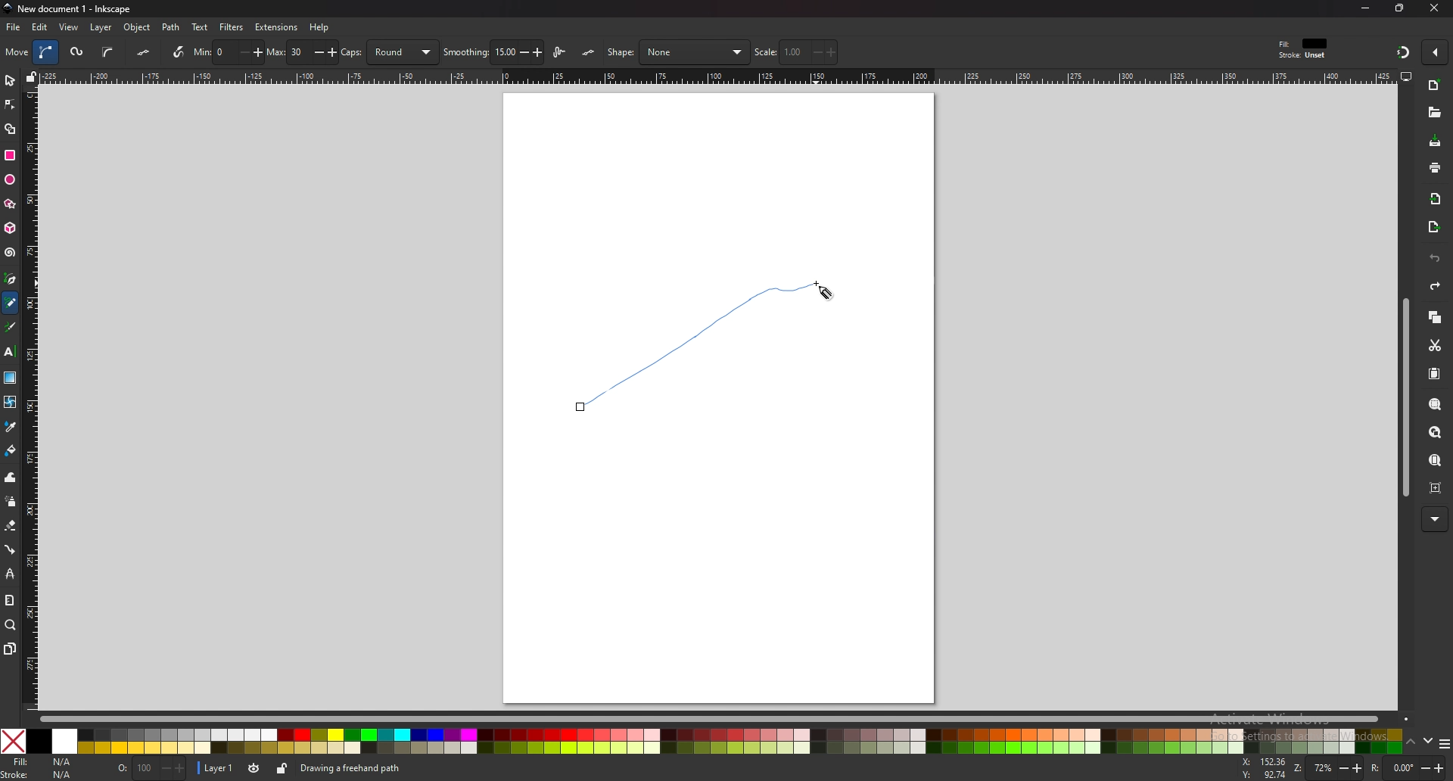 The height and width of the screenshot is (781, 1453). Describe the element at coordinates (677, 52) in the screenshot. I see `shape` at that location.